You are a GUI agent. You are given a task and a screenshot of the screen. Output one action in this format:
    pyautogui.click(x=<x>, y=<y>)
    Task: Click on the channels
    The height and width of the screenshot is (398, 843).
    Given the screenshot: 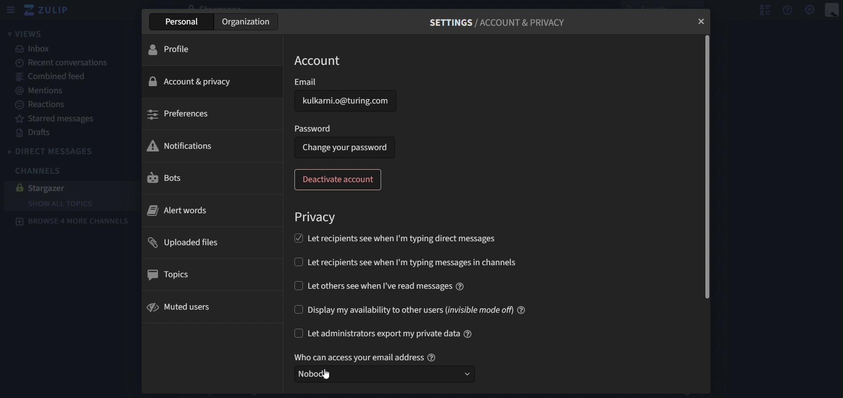 What is the action you would take?
    pyautogui.click(x=36, y=170)
    